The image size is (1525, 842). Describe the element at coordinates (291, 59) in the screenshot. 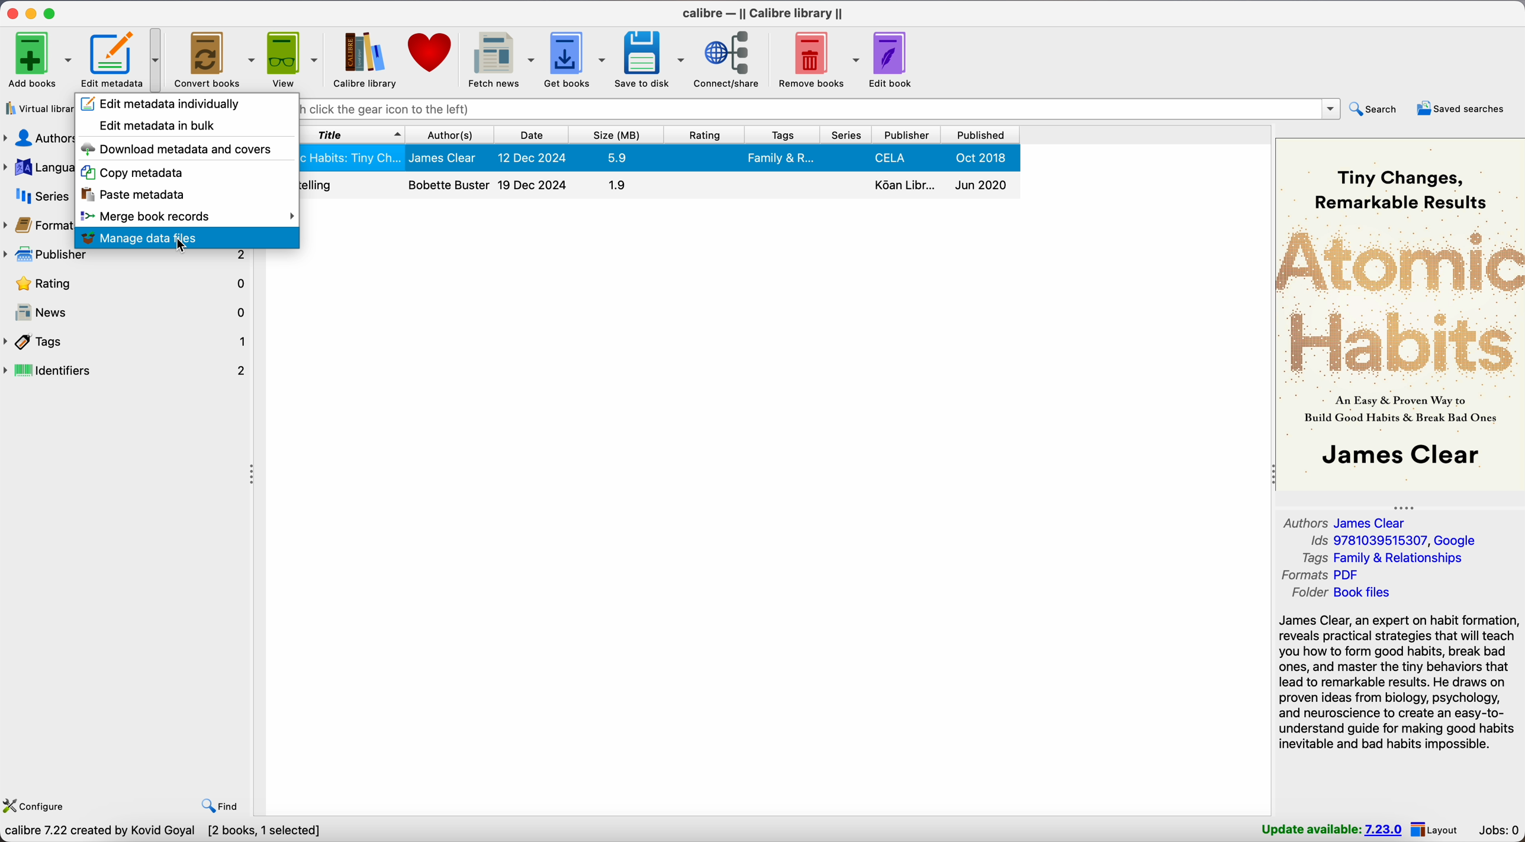

I see `view` at that location.